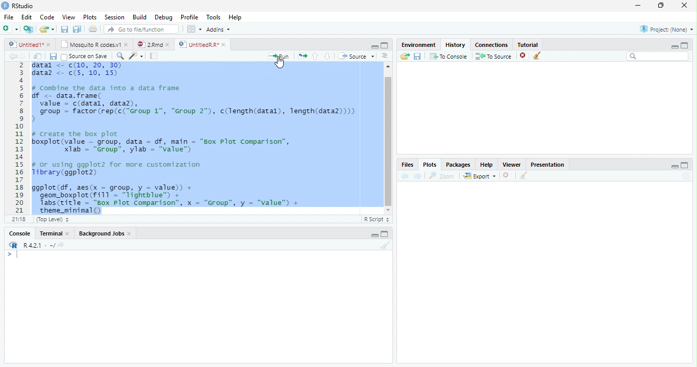 The width and height of the screenshot is (697, 367). I want to click on Refresh current plot, so click(686, 176).